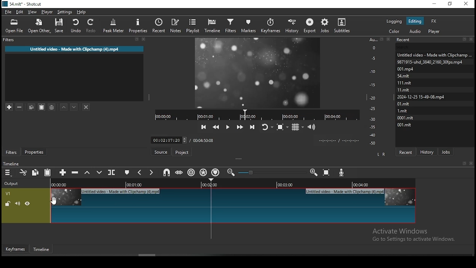  I want to click on lift, so click(86, 173).